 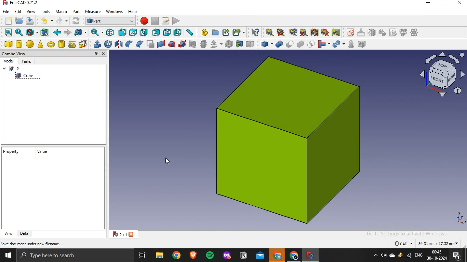 What do you see at coordinates (363, 44) in the screenshot?
I see `defeaturing` at bounding box center [363, 44].